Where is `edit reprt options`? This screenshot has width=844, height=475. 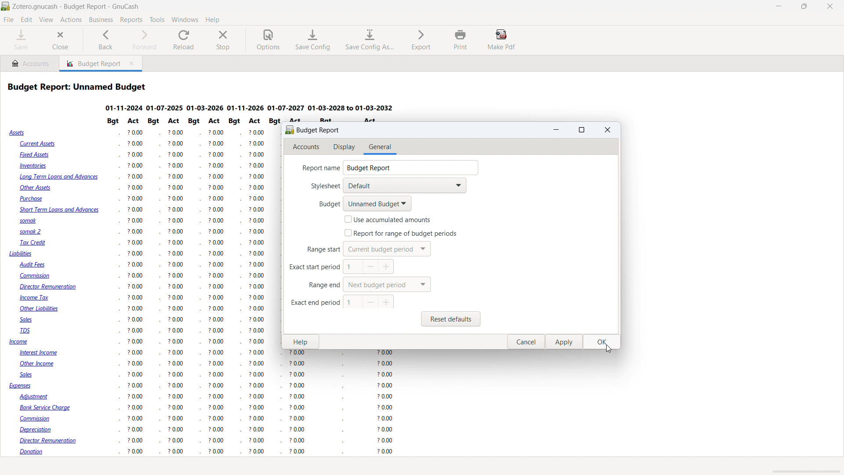 edit reprt options is located at coordinates (39, 467).